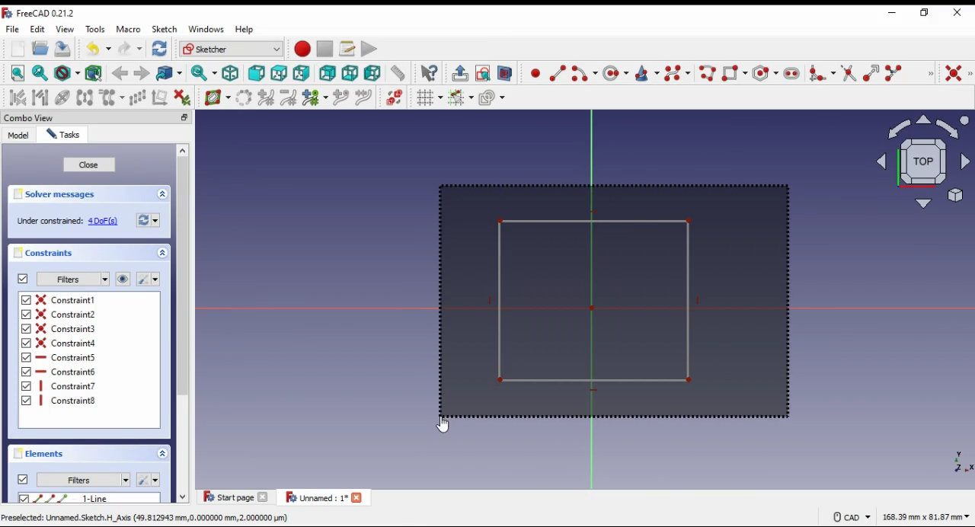 This screenshot has height=527, width=975. What do you see at coordinates (493, 97) in the screenshot?
I see `configure rendering order` at bounding box center [493, 97].